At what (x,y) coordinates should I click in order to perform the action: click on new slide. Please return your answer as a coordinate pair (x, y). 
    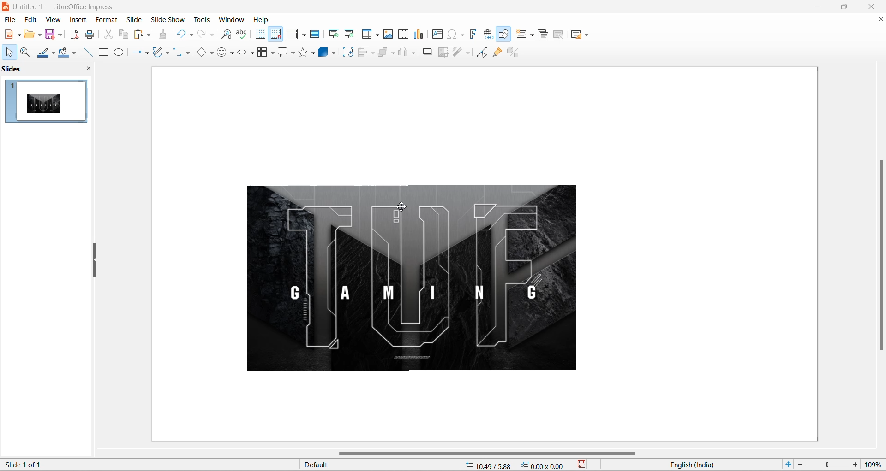
    Looking at the image, I should click on (521, 34).